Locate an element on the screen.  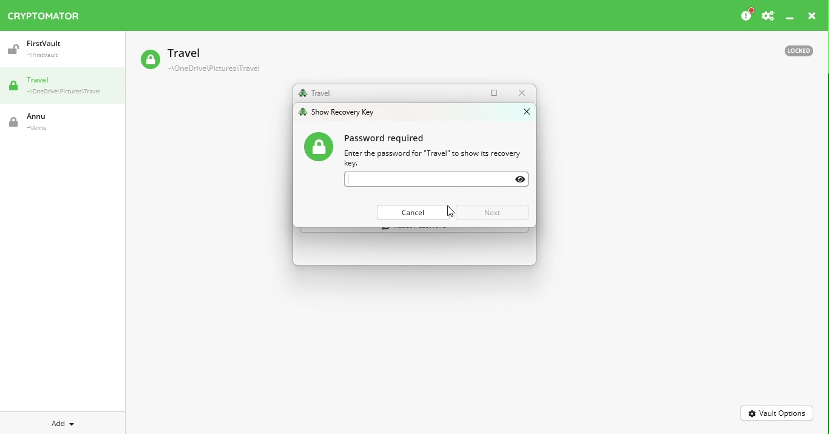
show recovery key is located at coordinates (341, 112).